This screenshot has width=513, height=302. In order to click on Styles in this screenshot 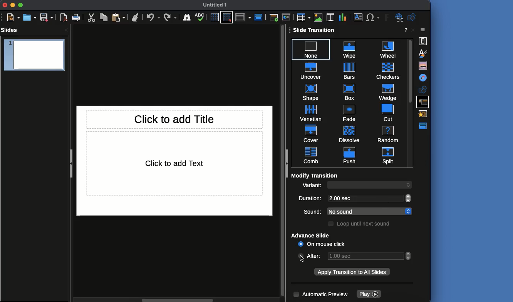, I will do `click(422, 53)`.